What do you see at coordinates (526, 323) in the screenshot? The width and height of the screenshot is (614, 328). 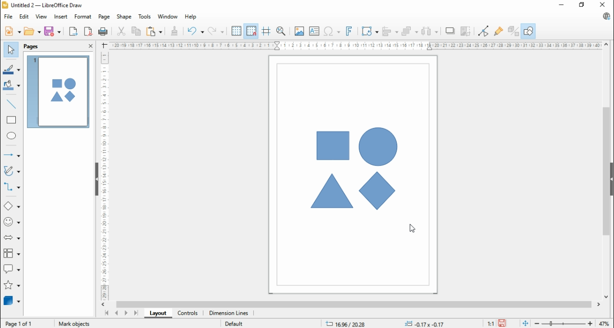 I see `fit page to window` at bounding box center [526, 323].